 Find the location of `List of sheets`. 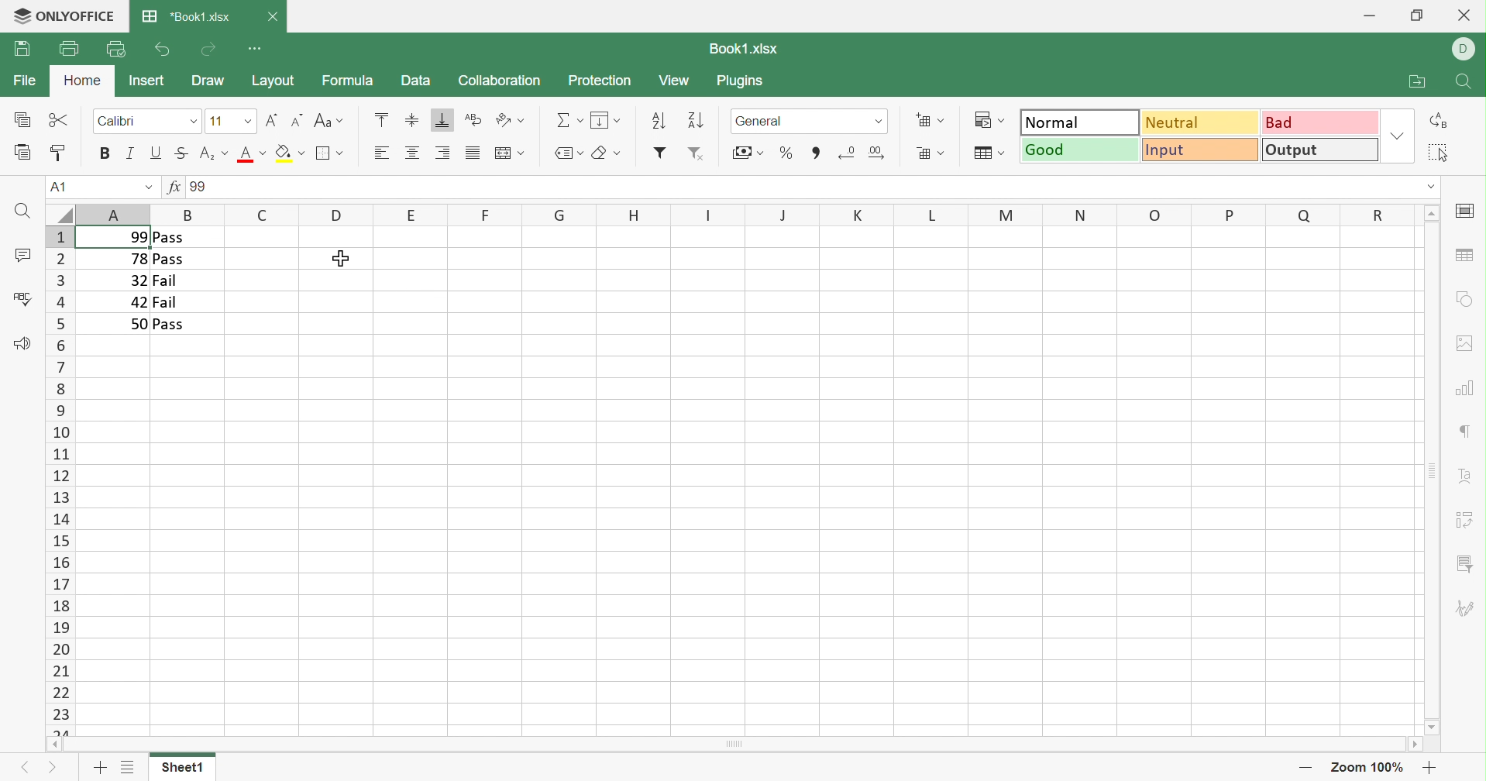

List of sheets is located at coordinates (126, 768).